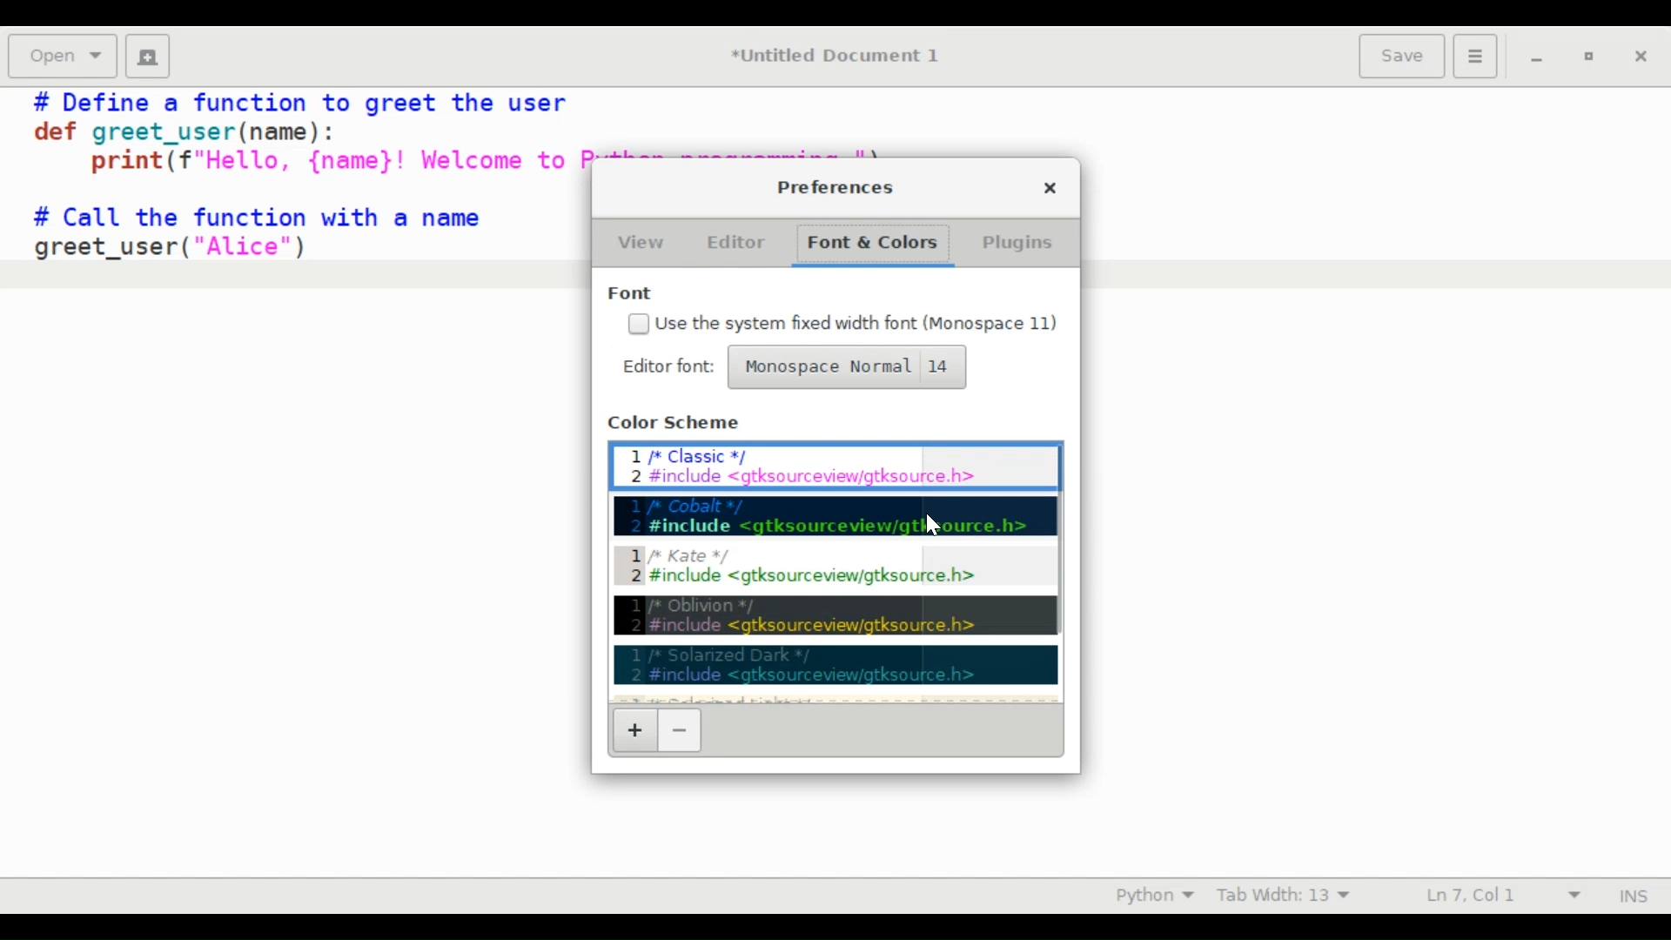  I want to click on Classic, so click(836, 464).